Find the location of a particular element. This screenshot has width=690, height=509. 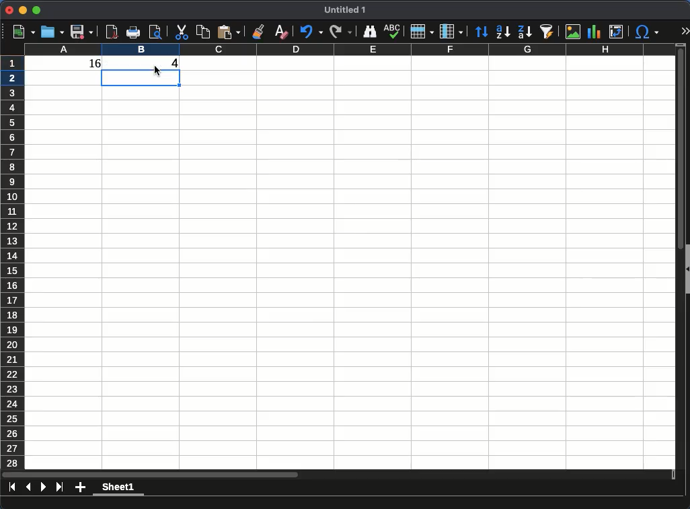

copy is located at coordinates (202, 32).